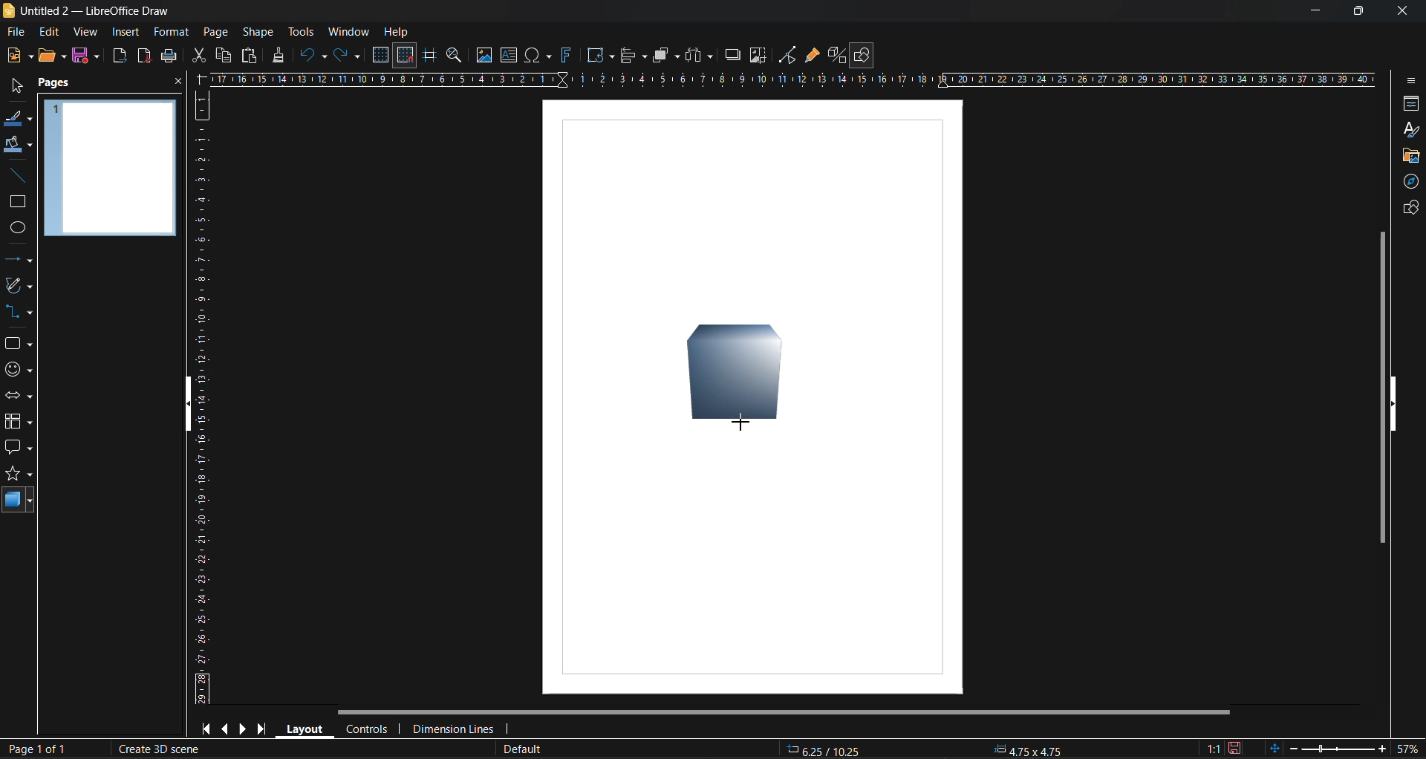 Image resolution: width=1426 pixels, height=759 pixels. Describe the element at coordinates (1277, 748) in the screenshot. I see `fit to window` at that location.